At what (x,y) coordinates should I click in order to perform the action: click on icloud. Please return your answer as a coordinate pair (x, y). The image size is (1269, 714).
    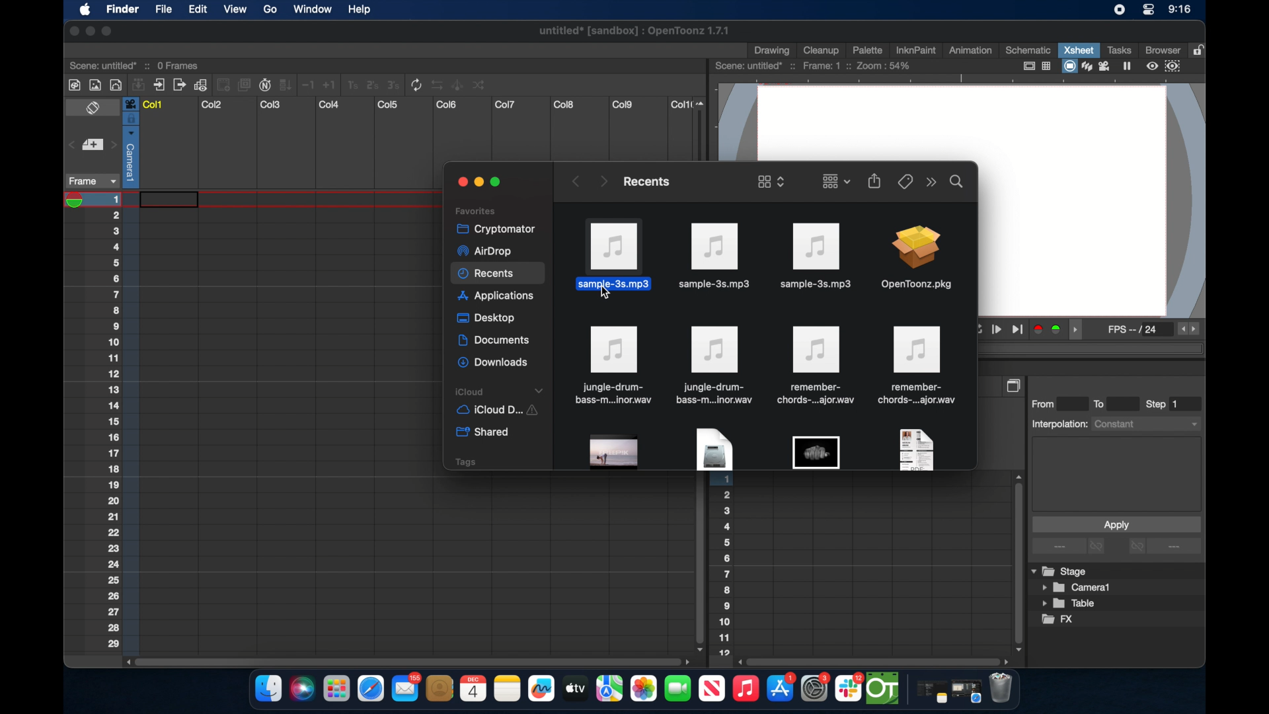
    Looking at the image, I should click on (501, 391).